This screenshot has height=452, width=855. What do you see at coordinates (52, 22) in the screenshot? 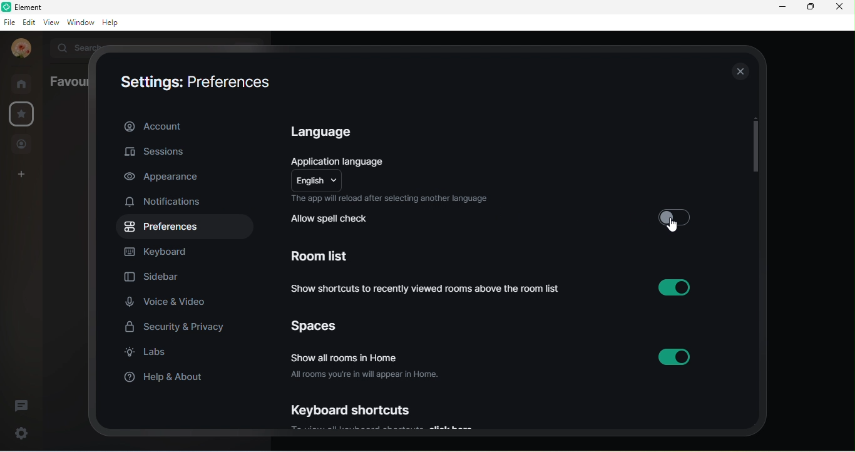
I see `view` at bounding box center [52, 22].